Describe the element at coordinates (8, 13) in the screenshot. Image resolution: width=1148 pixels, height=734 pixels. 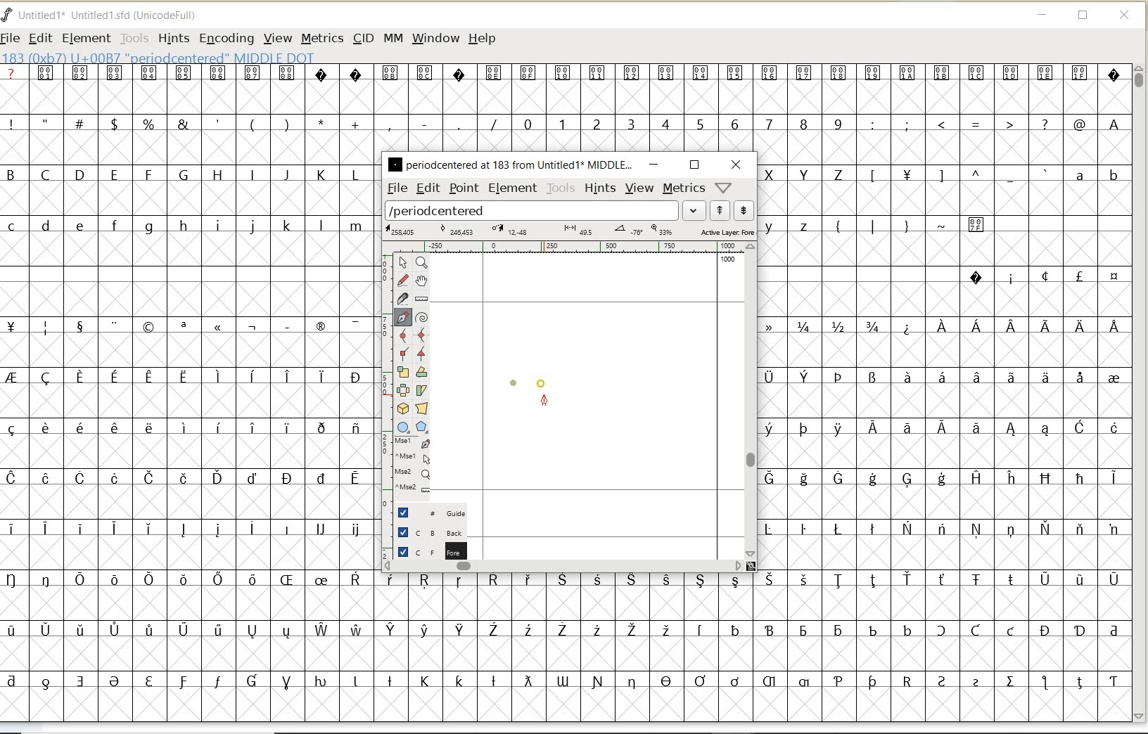
I see `FontForge Logo` at that location.